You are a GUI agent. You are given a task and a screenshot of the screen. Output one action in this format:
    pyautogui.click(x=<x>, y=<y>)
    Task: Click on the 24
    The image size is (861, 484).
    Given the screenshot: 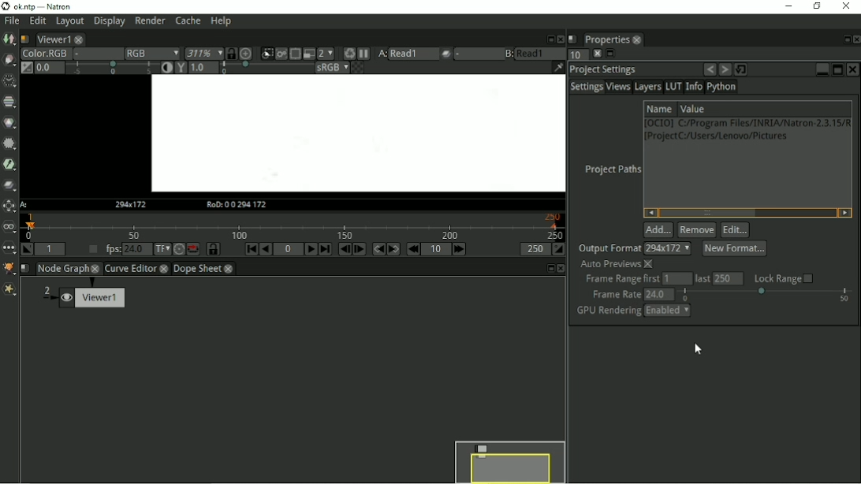 What is the action you would take?
    pyautogui.click(x=659, y=294)
    